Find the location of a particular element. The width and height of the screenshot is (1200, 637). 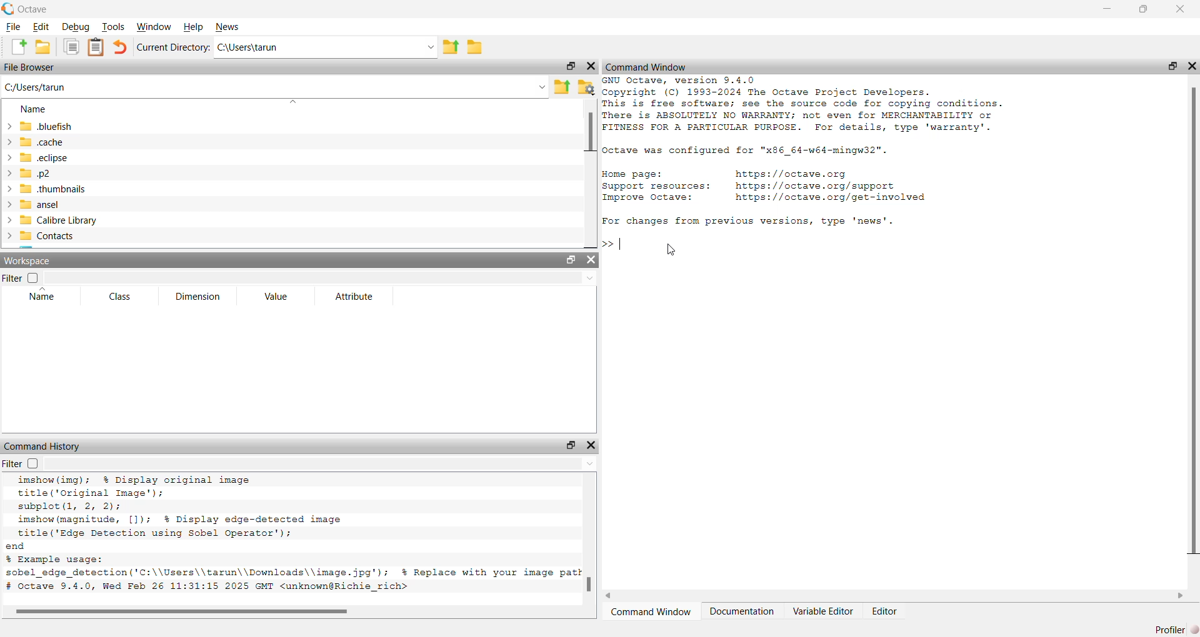

checkbox is located at coordinates (35, 464).